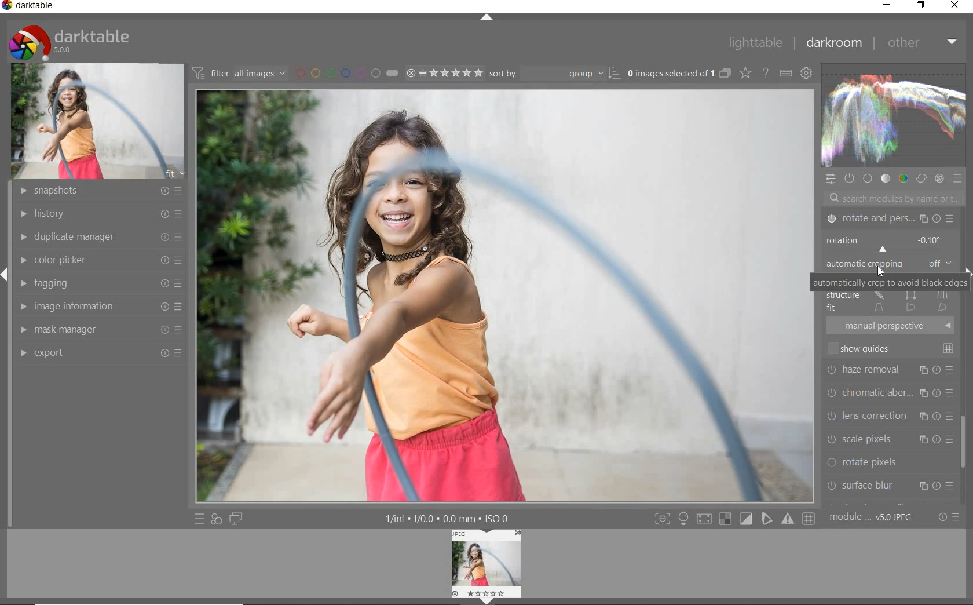 This screenshot has height=605, width=973. I want to click on show global preference, so click(805, 71).